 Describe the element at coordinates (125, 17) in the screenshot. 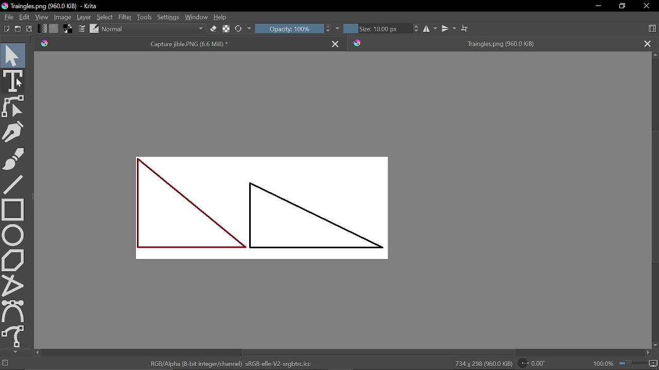

I see `Filter` at that location.